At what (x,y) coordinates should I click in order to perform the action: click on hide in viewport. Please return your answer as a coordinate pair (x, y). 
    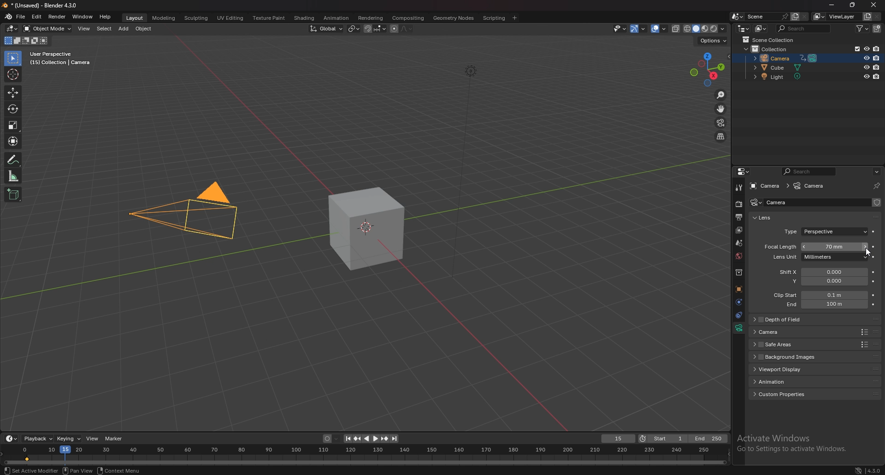
    Looking at the image, I should click on (866, 67).